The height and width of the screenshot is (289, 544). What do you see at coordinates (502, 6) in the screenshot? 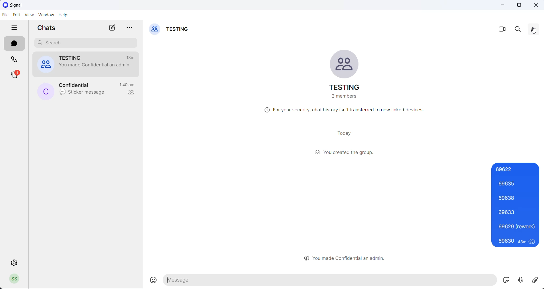
I see `minimize` at bounding box center [502, 6].